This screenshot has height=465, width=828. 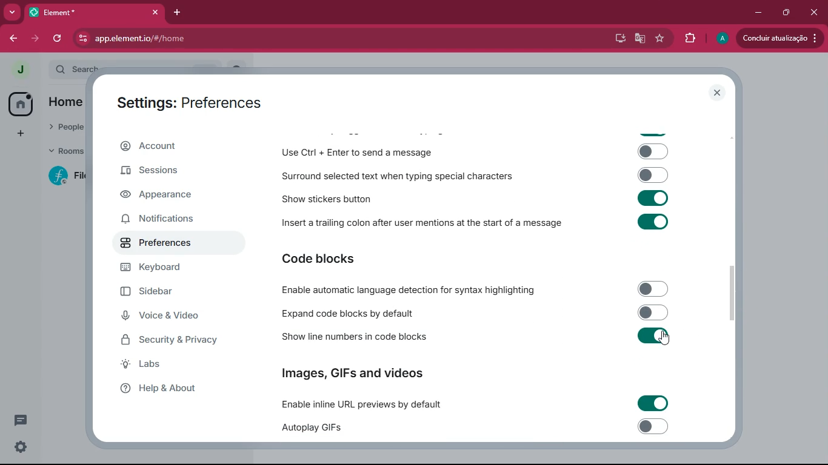 What do you see at coordinates (721, 39) in the screenshot?
I see `profile` at bounding box center [721, 39].